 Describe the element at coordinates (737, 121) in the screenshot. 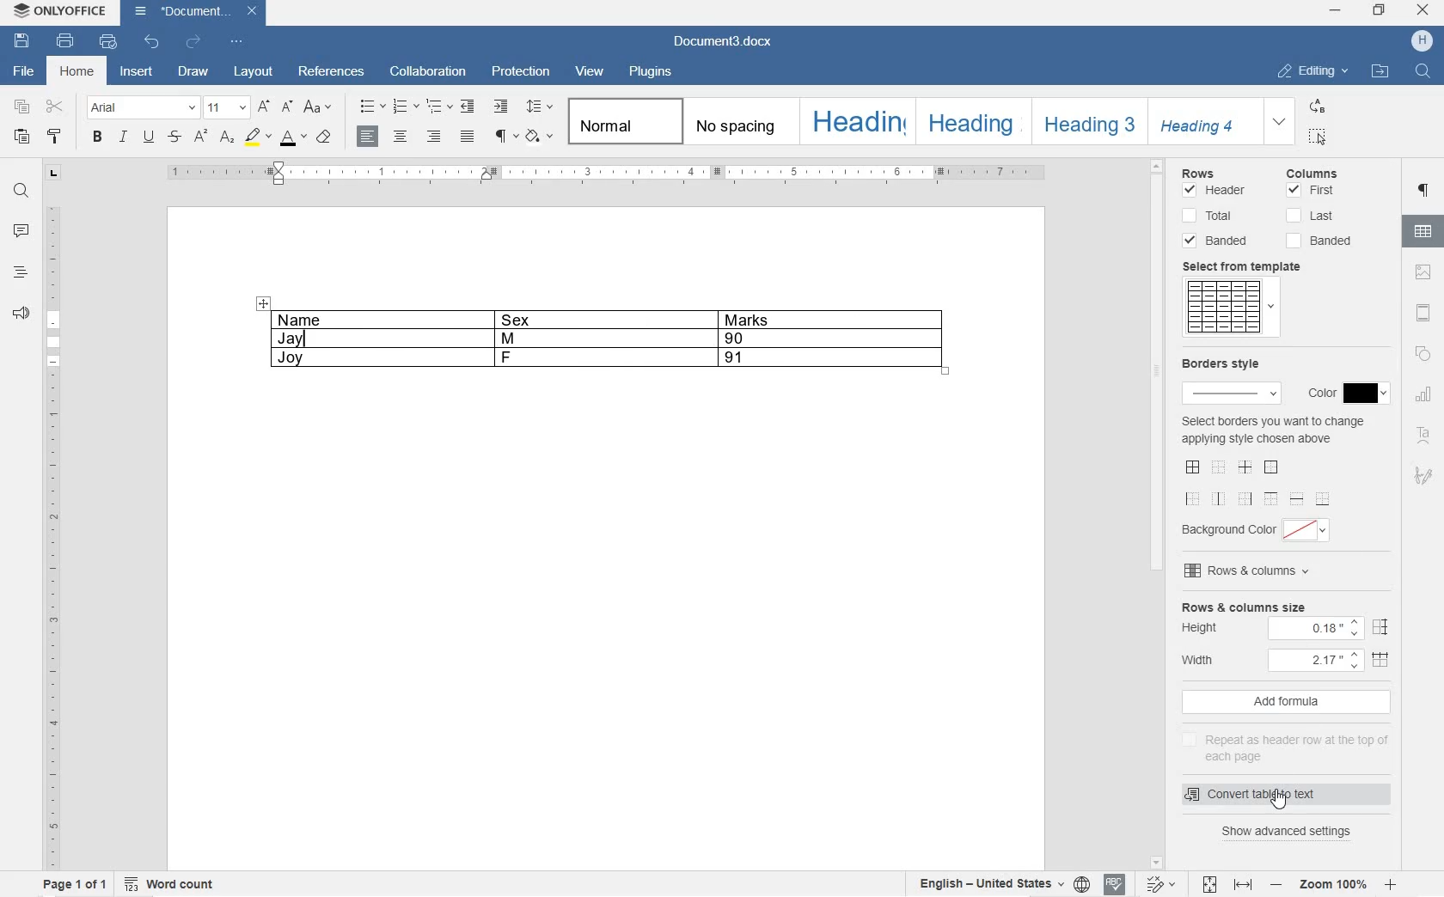

I see `NO SPACING` at that location.